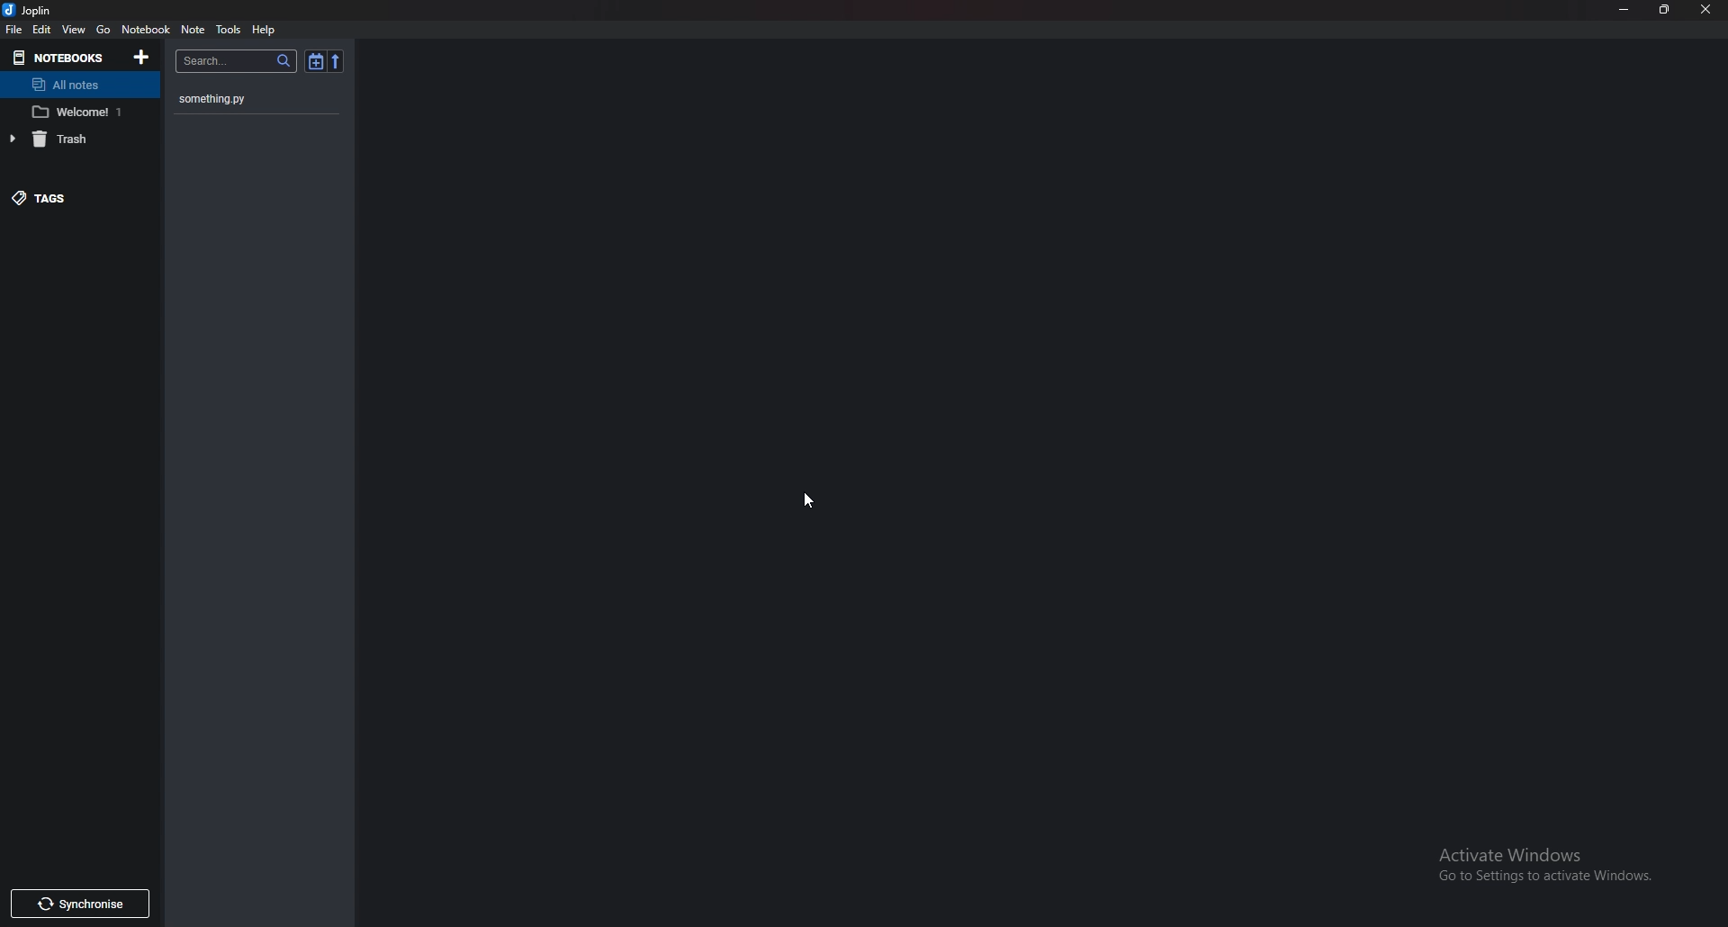 This screenshot has width=1728, height=927. Describe the element at coordinates (236, 61) in the screenshot. I see `search` at that location.